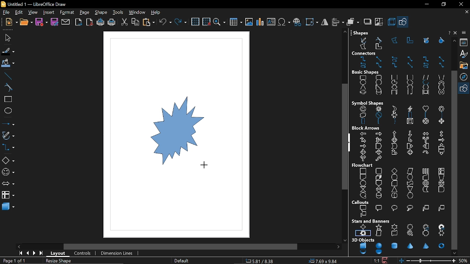  I want to click on EDit, so click(19, 12).